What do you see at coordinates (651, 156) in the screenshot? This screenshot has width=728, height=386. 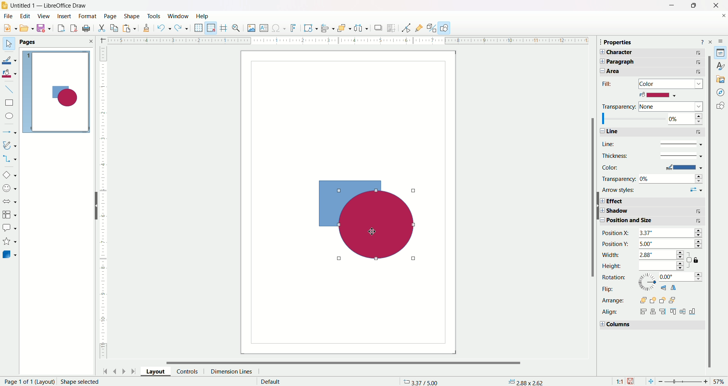 I see `thickness` at bounding box center [651, 156].